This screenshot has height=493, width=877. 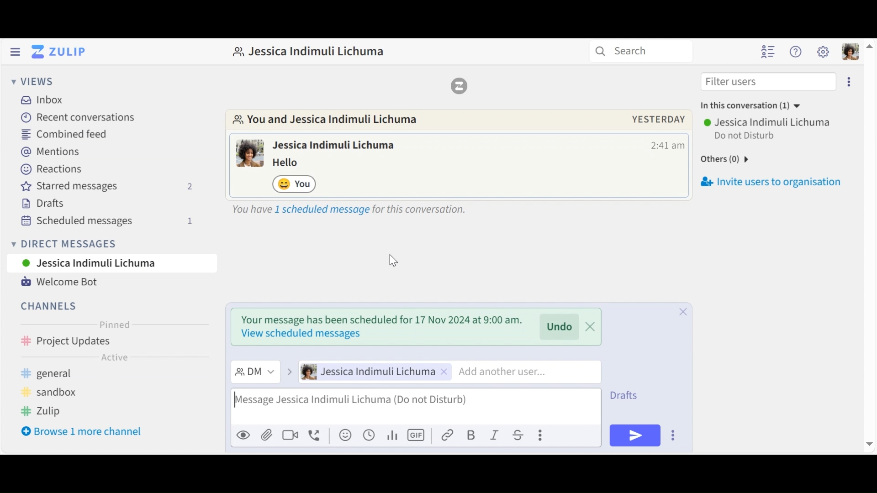 What do you see at coordinates (250, 153) in the screenshot?
I see `View user card` at bounding box center [250, 153].